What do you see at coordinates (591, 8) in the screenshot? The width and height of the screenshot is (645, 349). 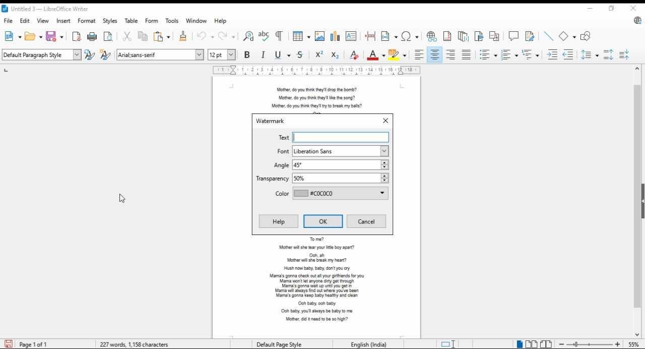 I see `minimize` at bounding box center [591, 8].